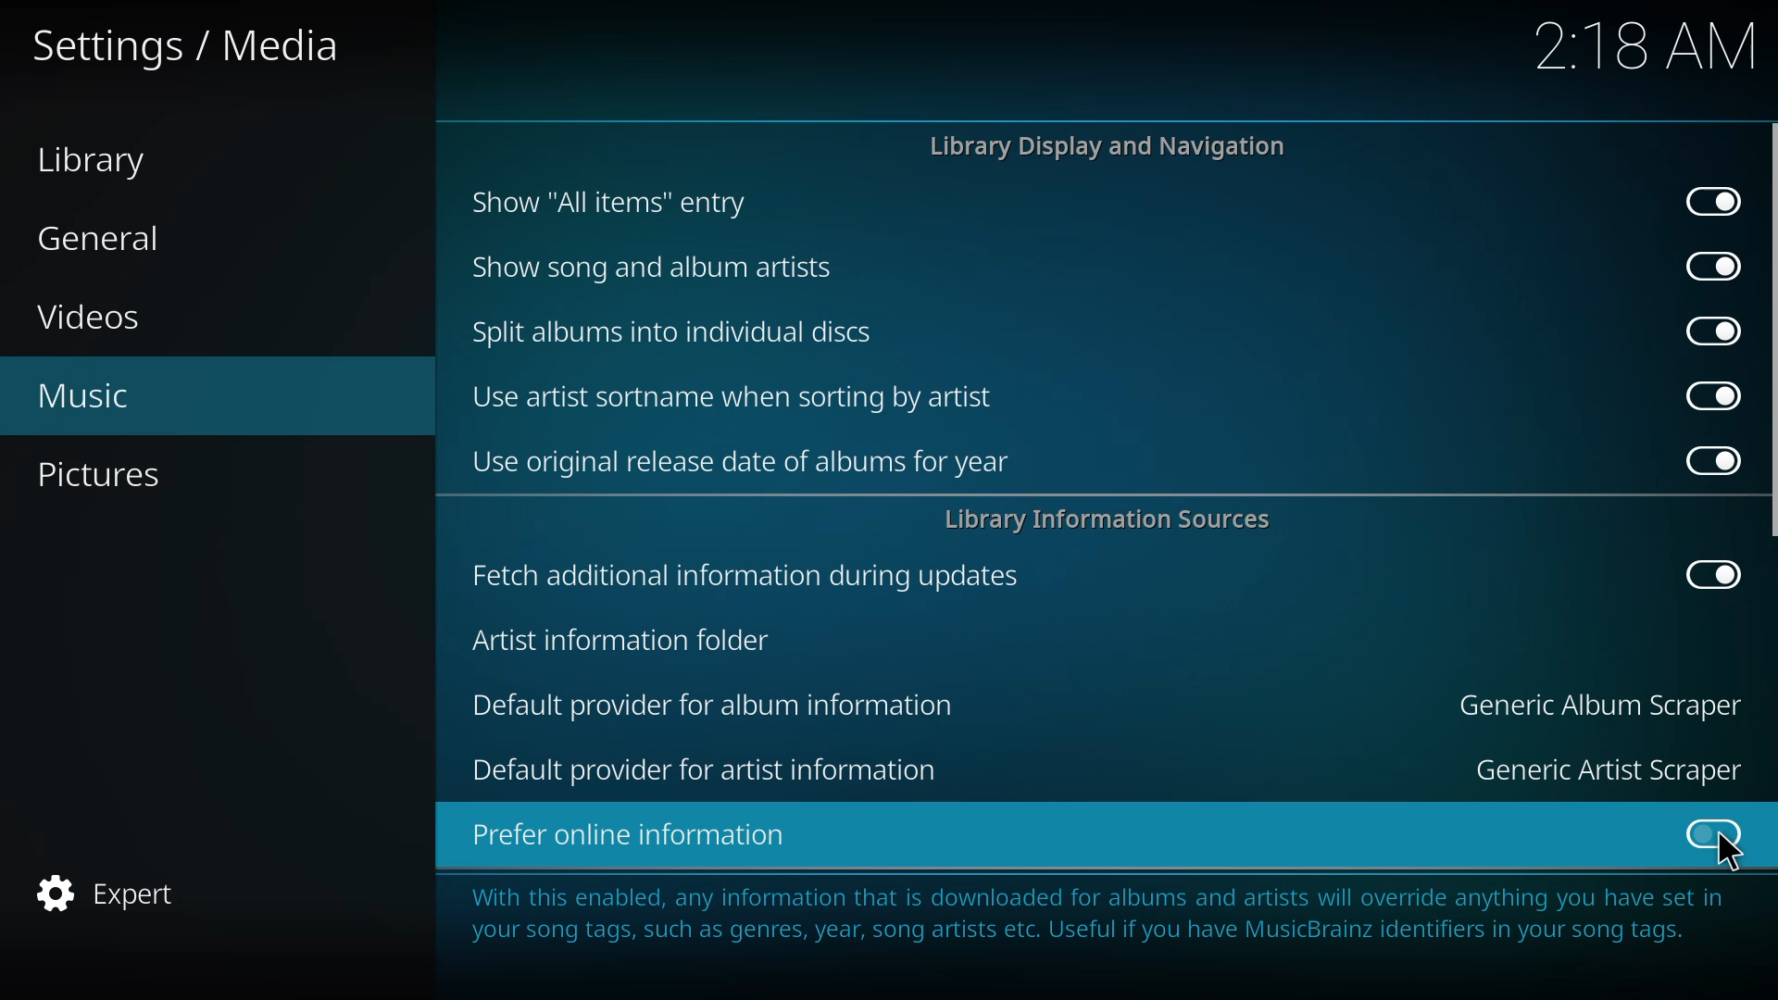 This screenshot has height=1000, width=1778. I want to click on enabled, so click(1704, 395).